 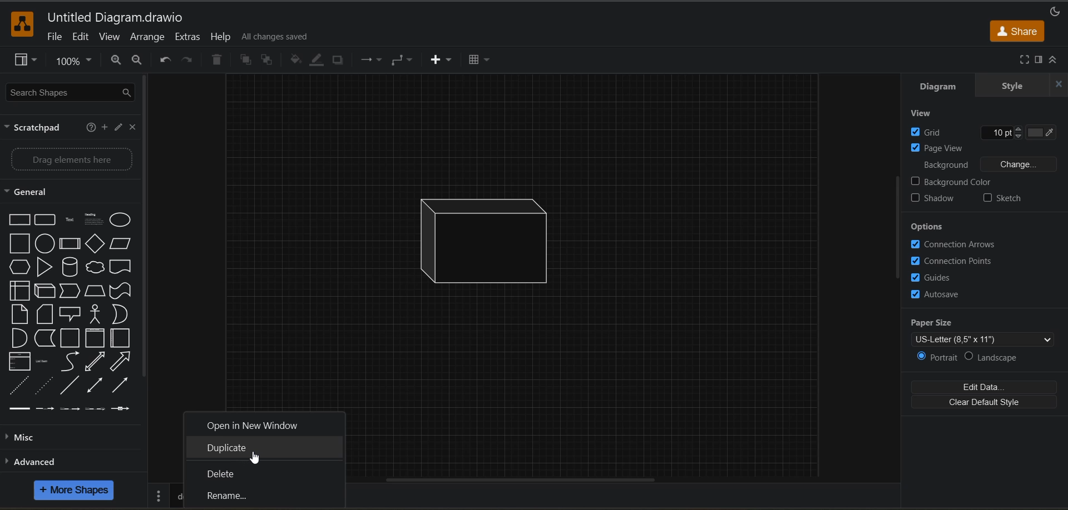 What do you see at coordinates (1042, 133) in the screenshot?
I see `Grid color` at bounding box center [1042, 133].